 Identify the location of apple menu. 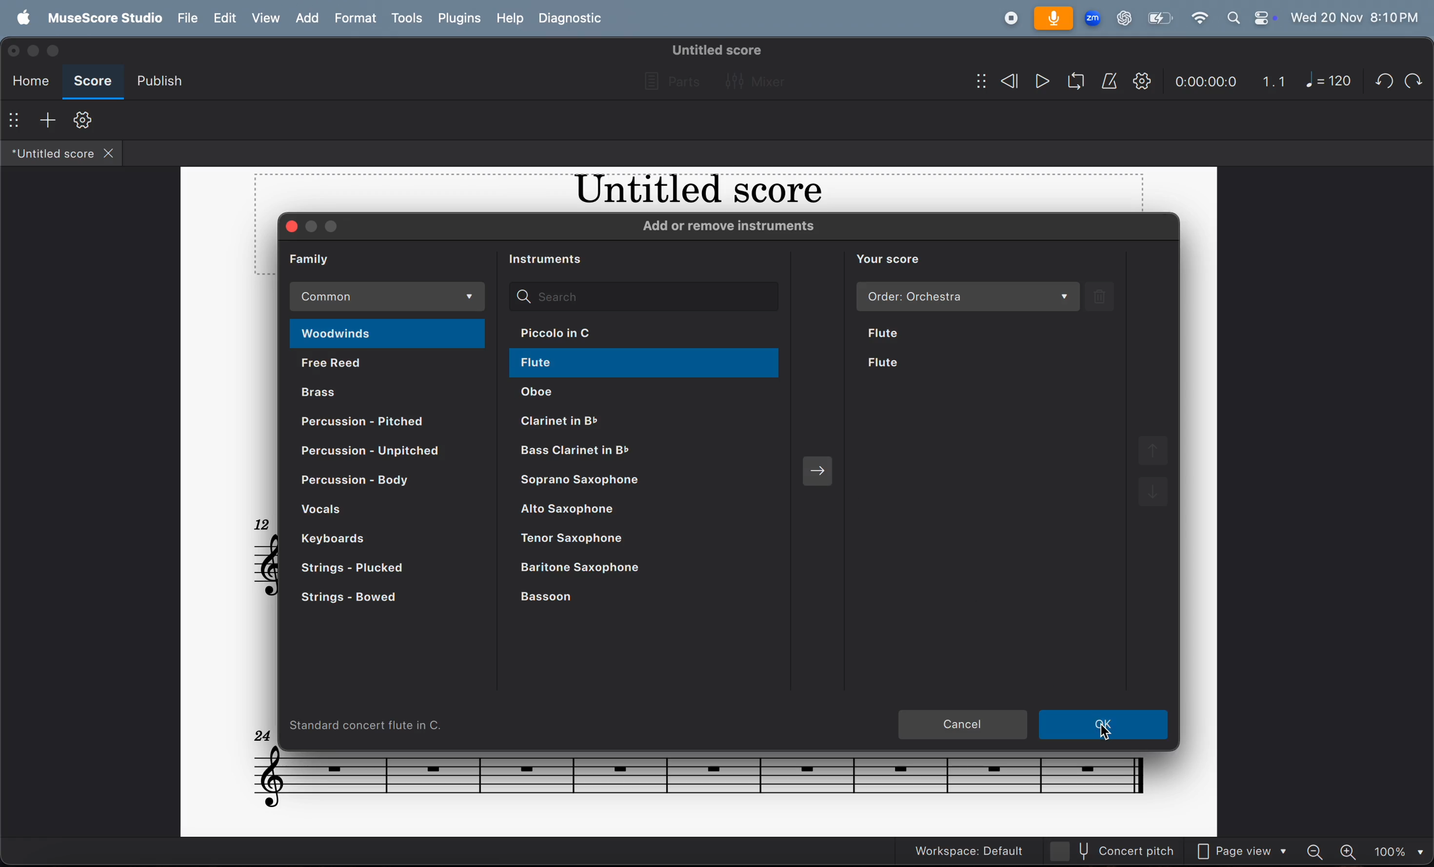
(24, 17).